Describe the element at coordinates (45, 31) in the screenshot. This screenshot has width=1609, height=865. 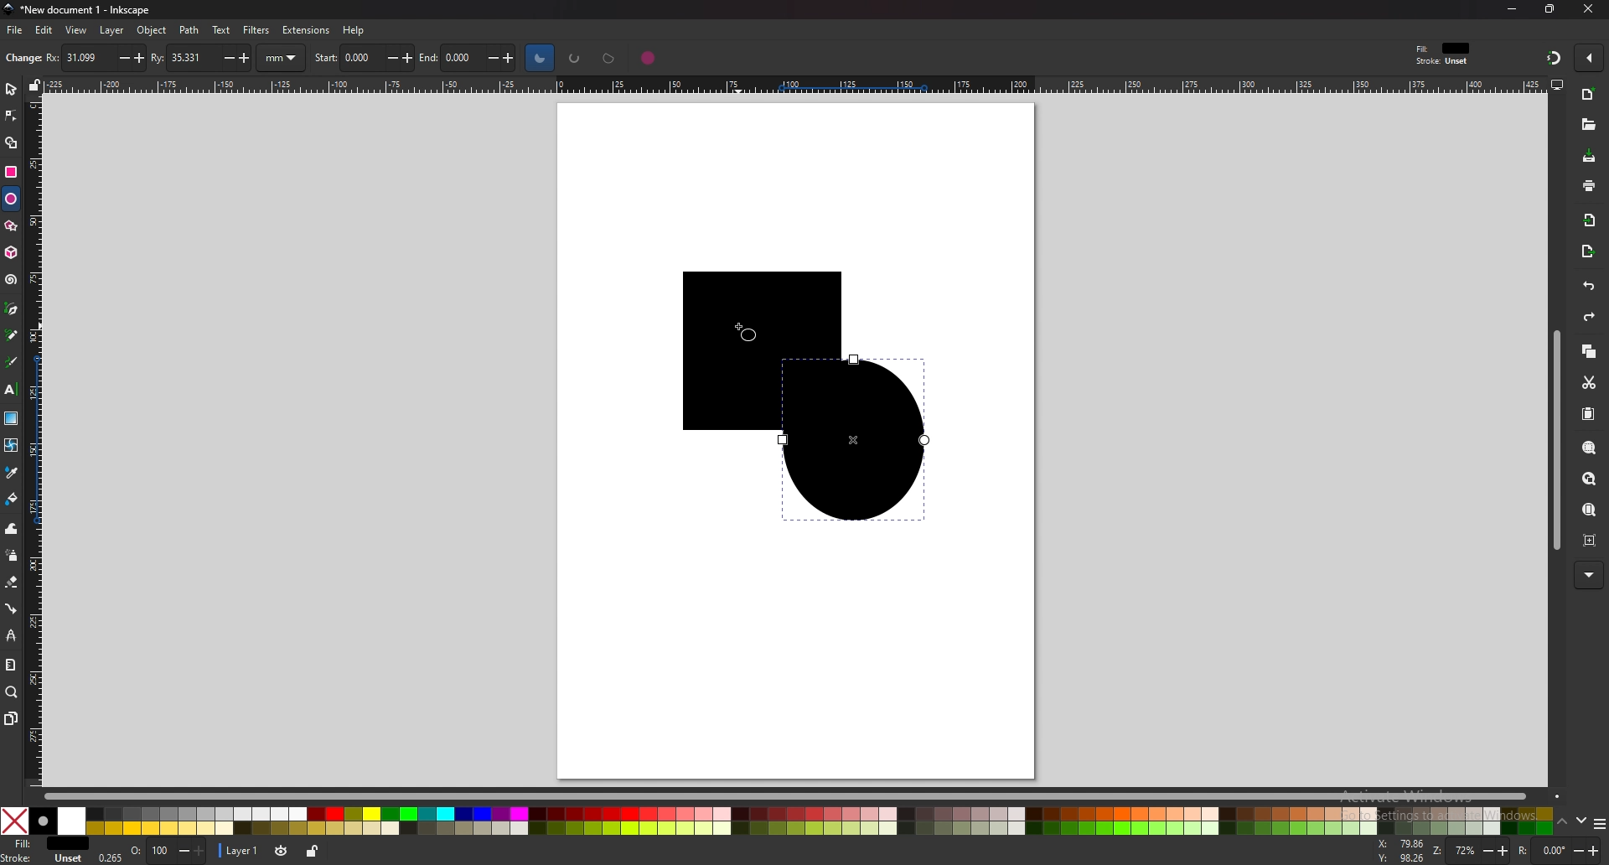
I see `edit` at that location.